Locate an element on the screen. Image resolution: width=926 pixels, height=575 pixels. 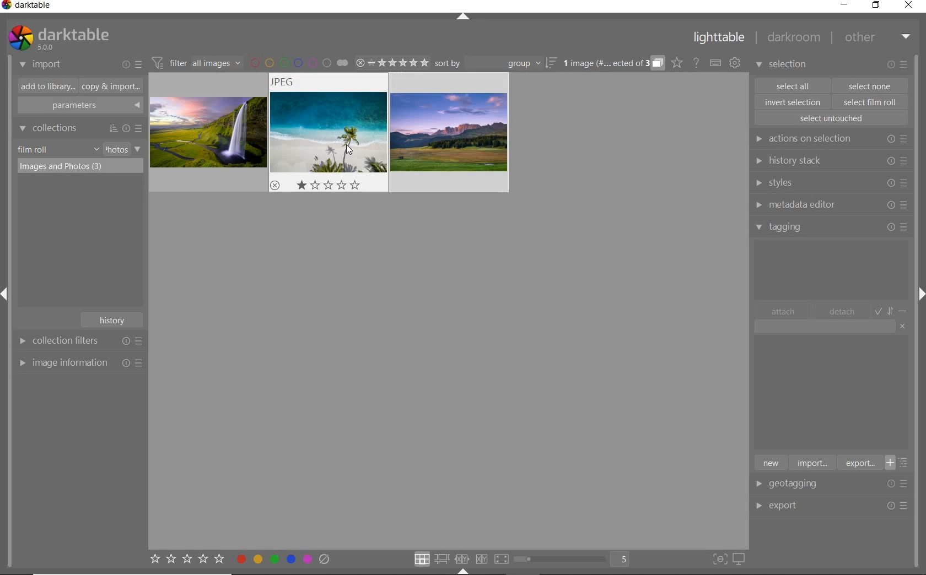
new is located at coordinates (770, 462).